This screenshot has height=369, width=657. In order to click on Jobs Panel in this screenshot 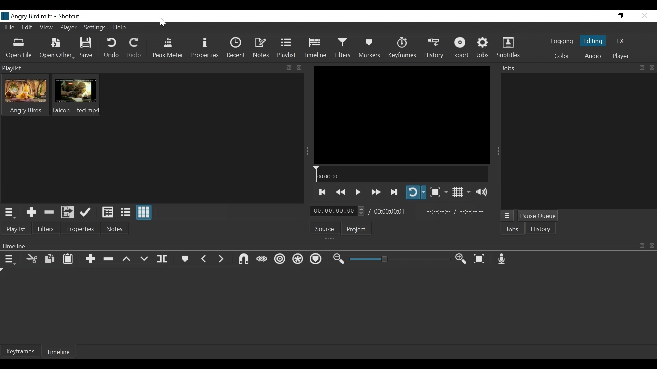, I will do `click(566, 69)`.